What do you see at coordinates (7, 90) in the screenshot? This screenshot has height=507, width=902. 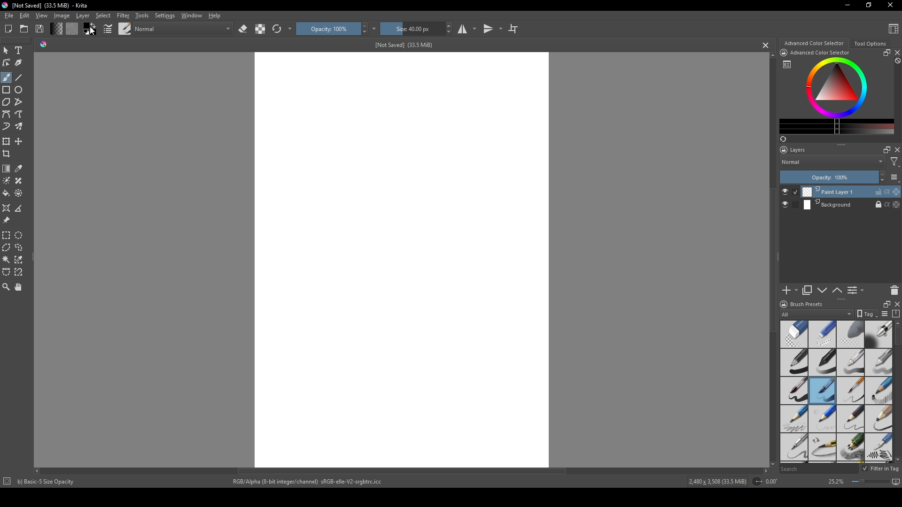 I see `rectangle` at bounding box center [7, 90].